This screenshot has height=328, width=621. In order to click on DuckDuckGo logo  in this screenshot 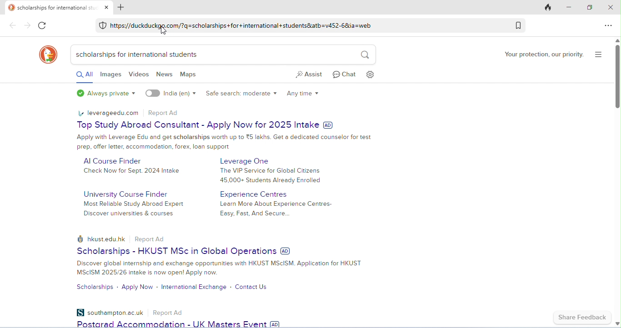, I will do `click(49, 54)`.